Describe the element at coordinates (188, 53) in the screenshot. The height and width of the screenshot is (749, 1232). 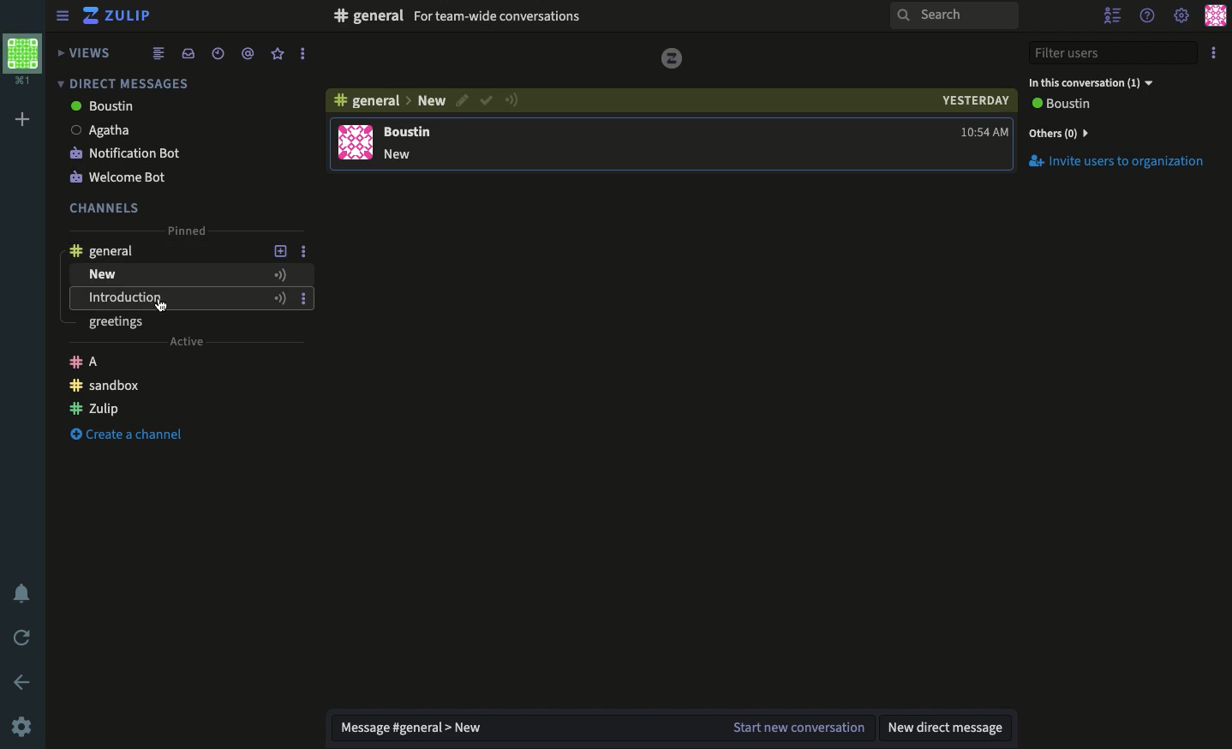
I see `Inbox` at that location.